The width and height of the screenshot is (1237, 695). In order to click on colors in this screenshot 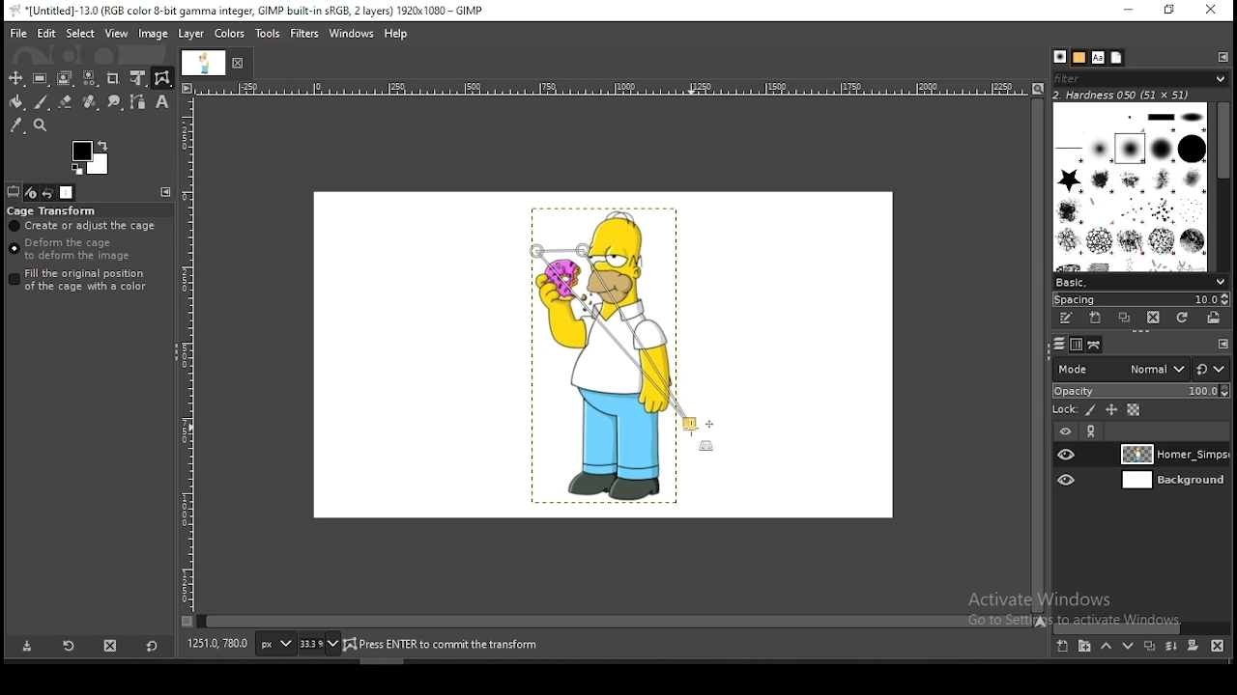, I will do `click(229, 34)`.